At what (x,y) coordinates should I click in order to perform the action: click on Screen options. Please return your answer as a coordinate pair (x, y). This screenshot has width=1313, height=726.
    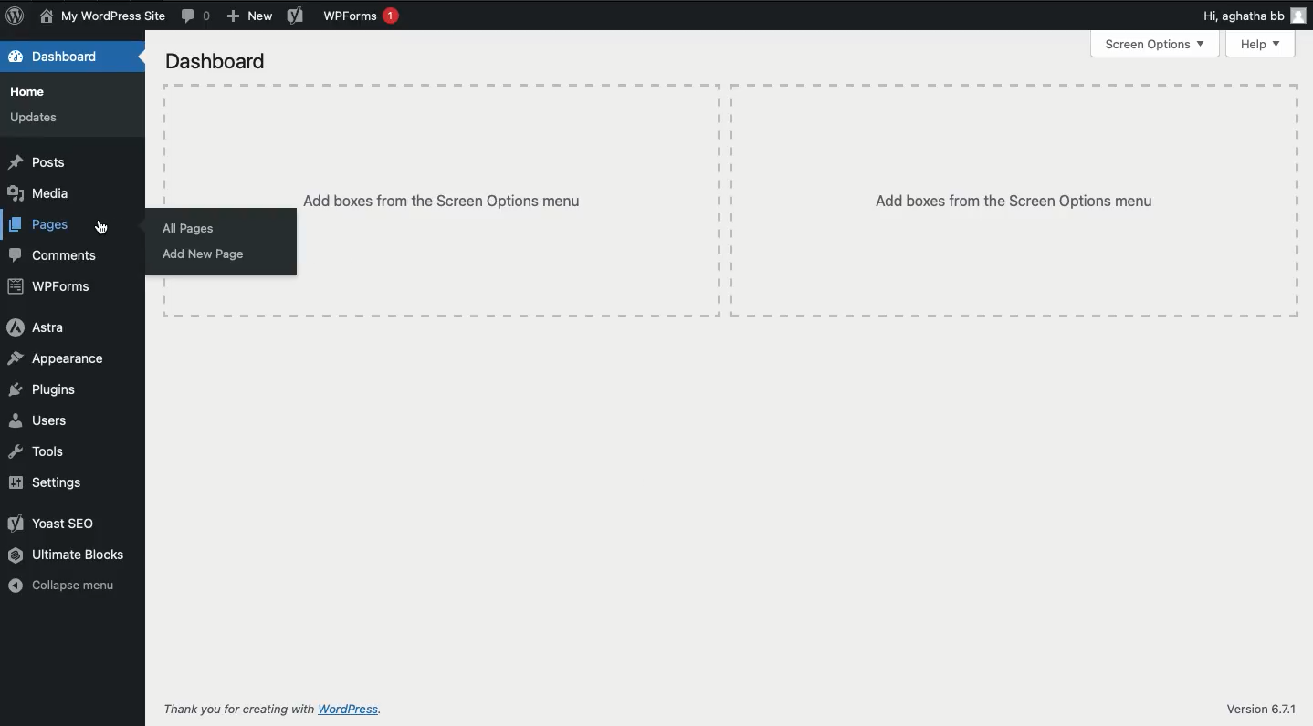
    Looking at the image, I should click on (1155, 43).